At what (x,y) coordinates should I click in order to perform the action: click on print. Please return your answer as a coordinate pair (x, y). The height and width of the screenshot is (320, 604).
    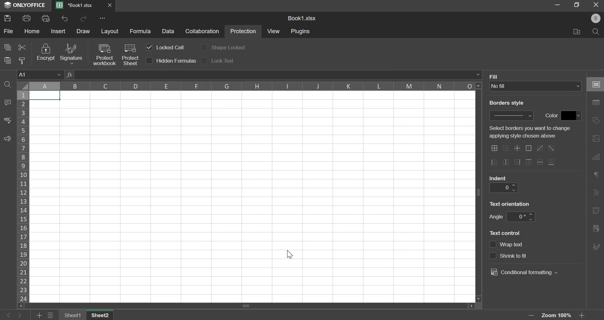
    Looking at the image, I should click on (27, 17).